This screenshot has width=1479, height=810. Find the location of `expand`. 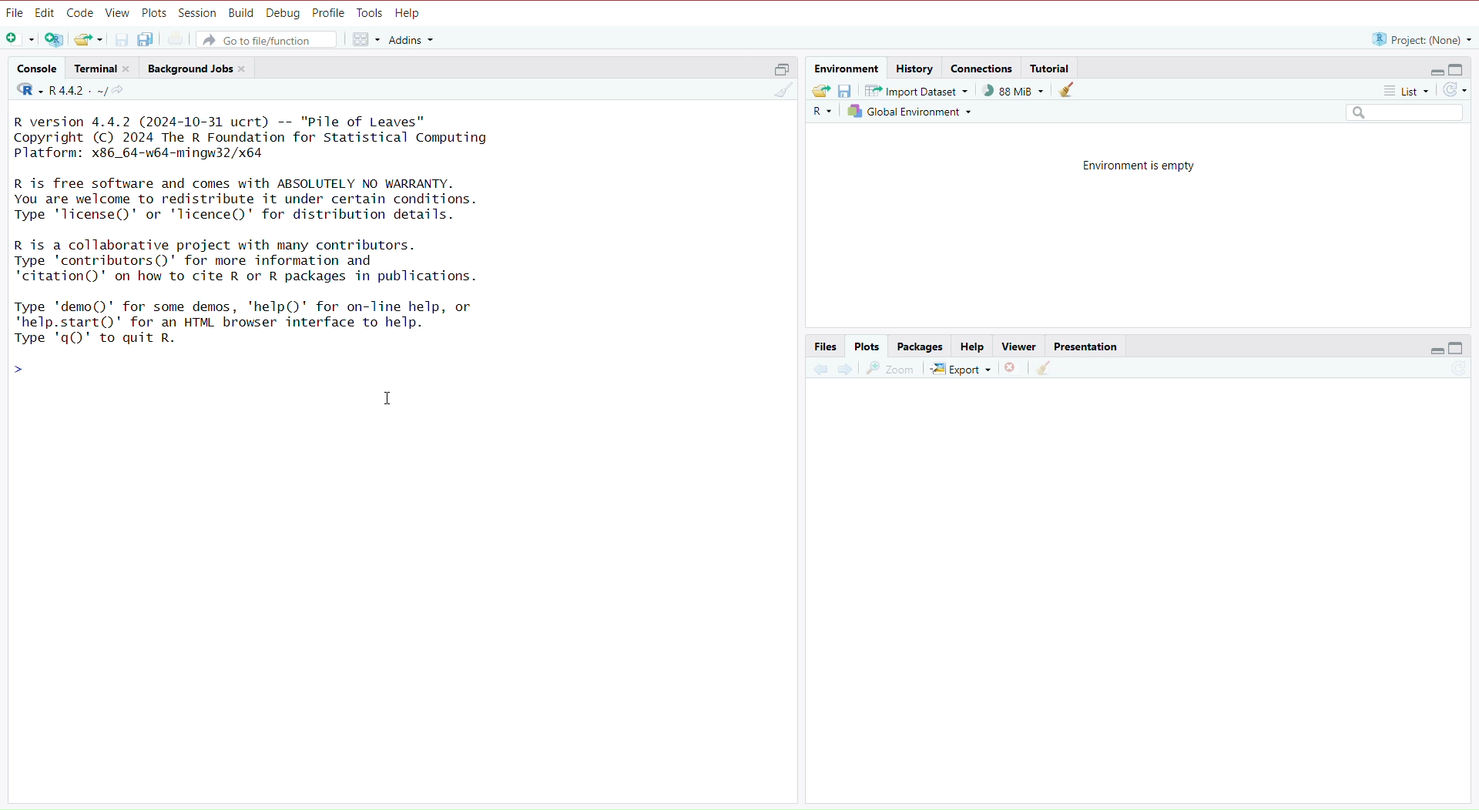

expand is located at coordinates (1432, 71).